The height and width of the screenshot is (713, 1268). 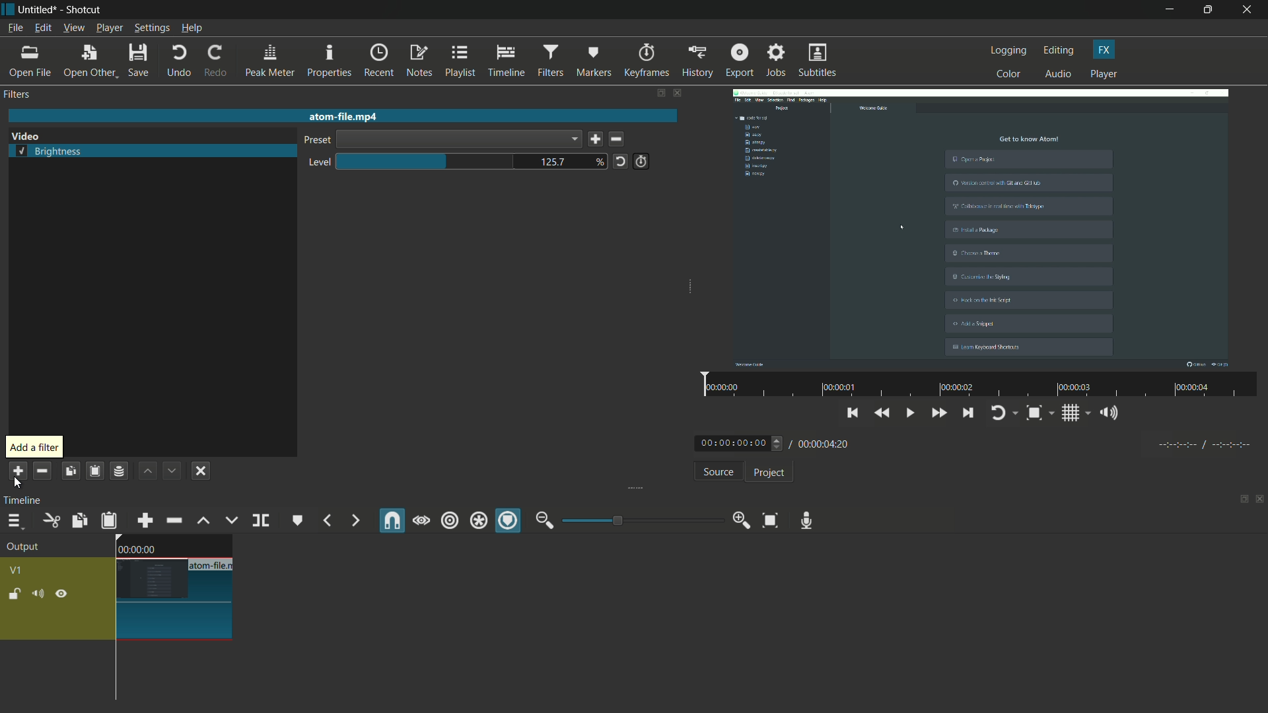 What do you see at coordinates (1077, 415) in the screenshot?
I see `toggle grid system` at bounding box center [1077, 415].